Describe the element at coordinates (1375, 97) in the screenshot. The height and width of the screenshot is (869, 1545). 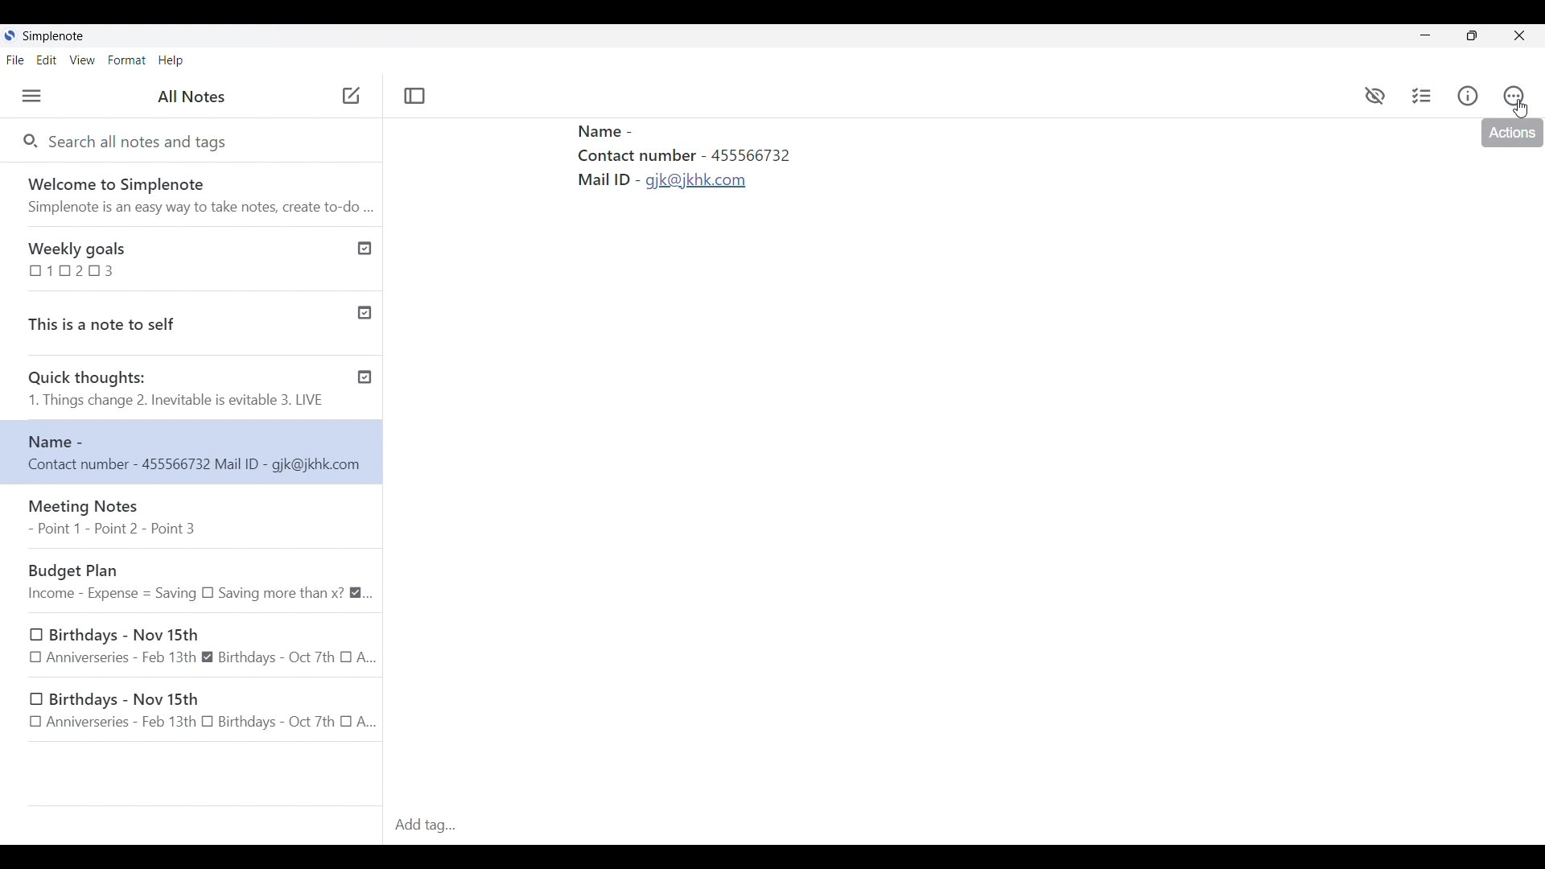
I see `preview` at that location.